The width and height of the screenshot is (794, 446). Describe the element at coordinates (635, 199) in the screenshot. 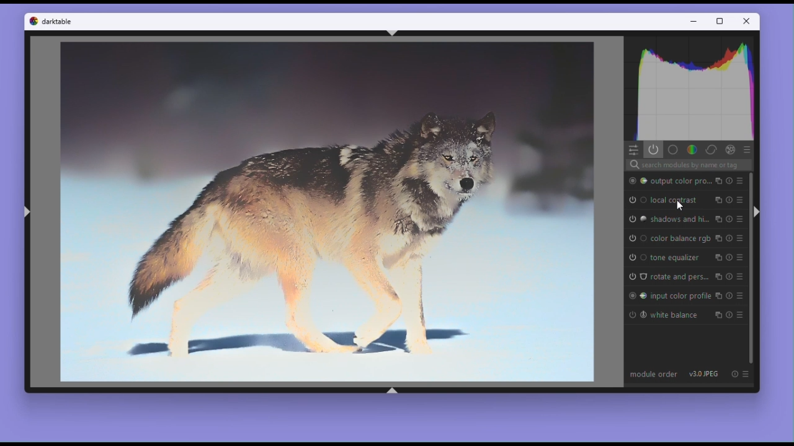

I see `'Local contrast' is switched off` at that location.